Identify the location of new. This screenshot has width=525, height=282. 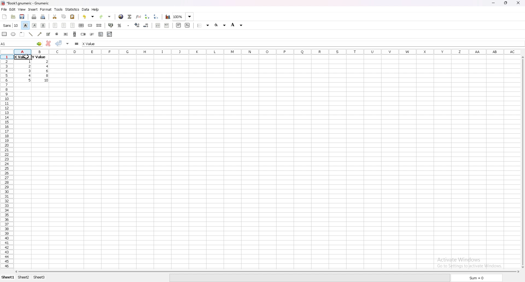
(5, 16).